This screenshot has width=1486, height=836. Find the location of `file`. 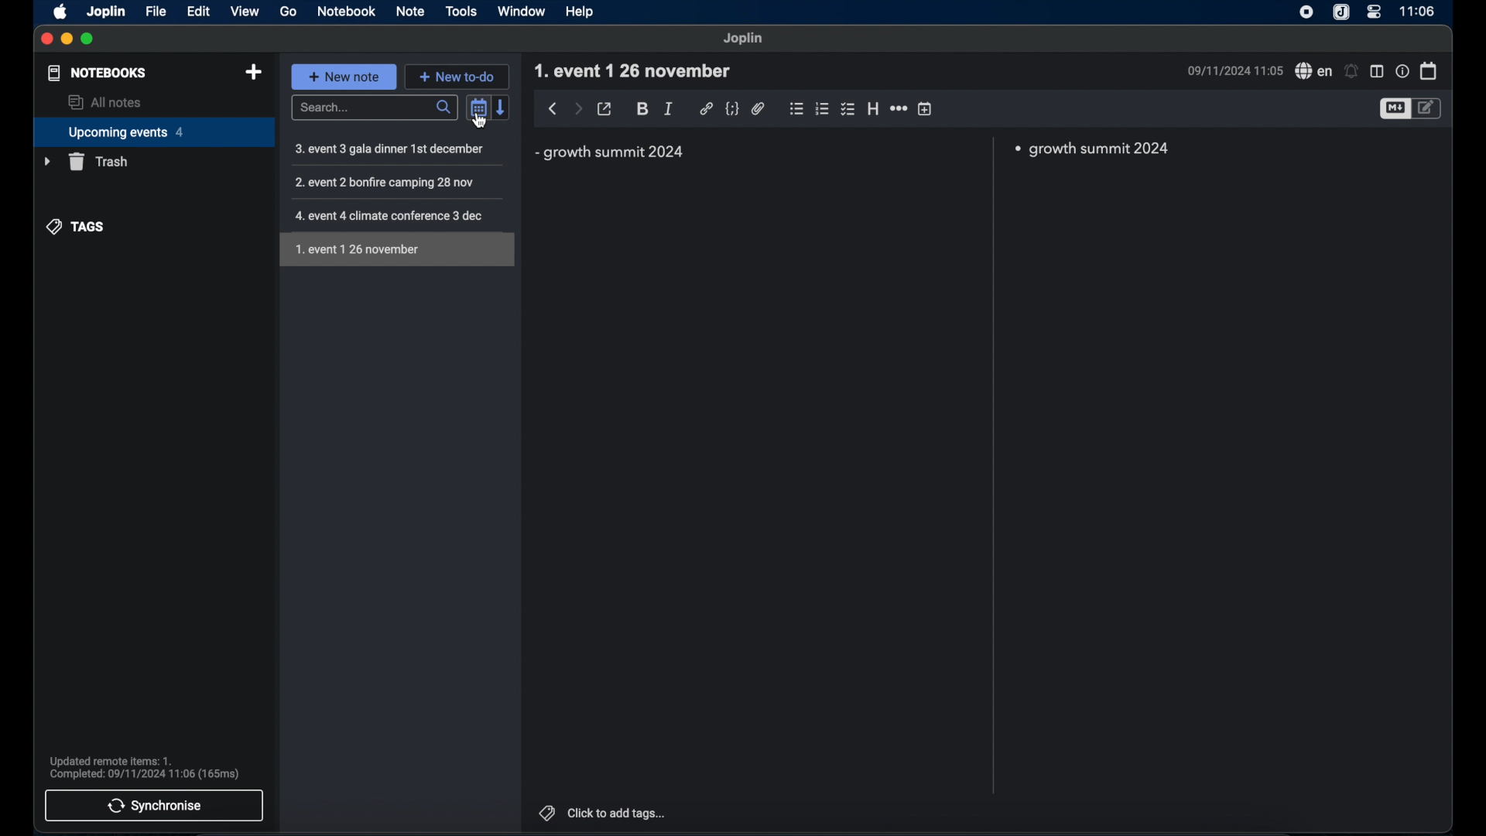

file is located at coordinates (157, 11).